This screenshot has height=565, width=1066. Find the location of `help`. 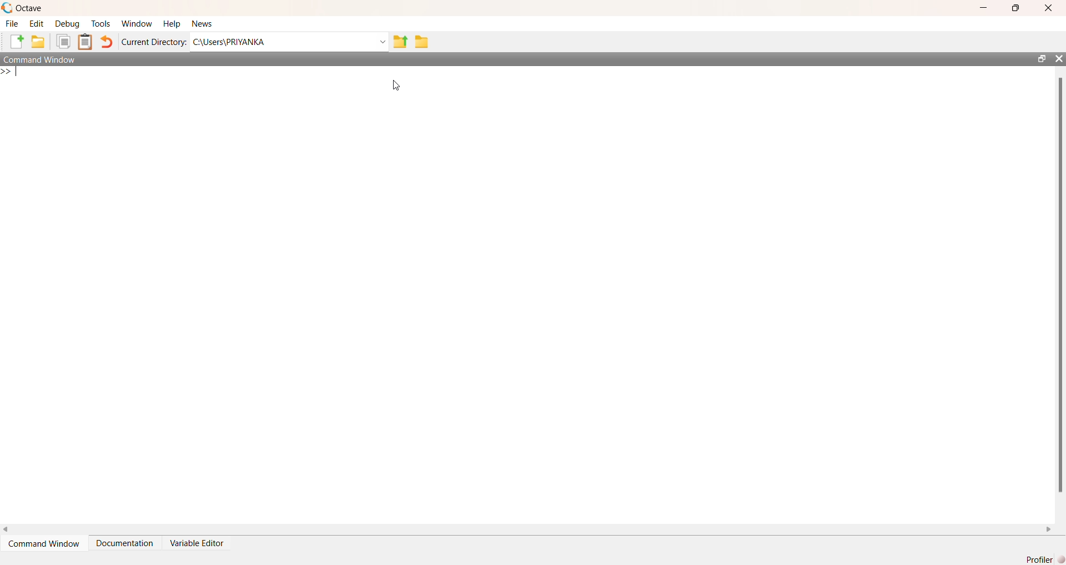

help is located at coordinates (172, 23).